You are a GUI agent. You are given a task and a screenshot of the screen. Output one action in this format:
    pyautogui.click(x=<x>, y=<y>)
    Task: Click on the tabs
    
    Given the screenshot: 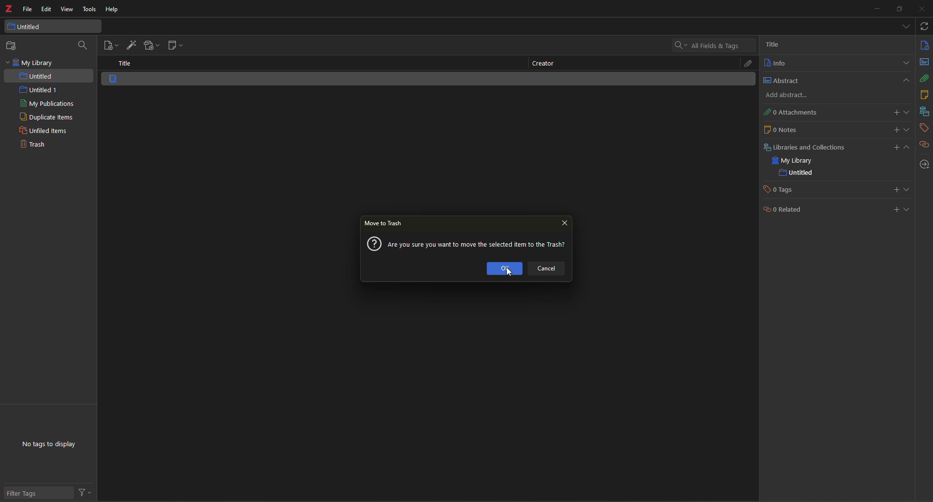 What is the action you would take?
    pyautogui.click(x=904, y=25)
    